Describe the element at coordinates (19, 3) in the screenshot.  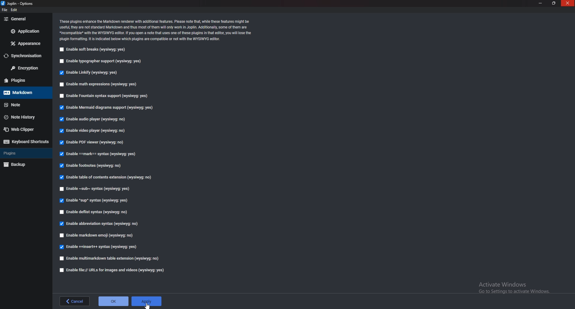
I see `options` at that location.